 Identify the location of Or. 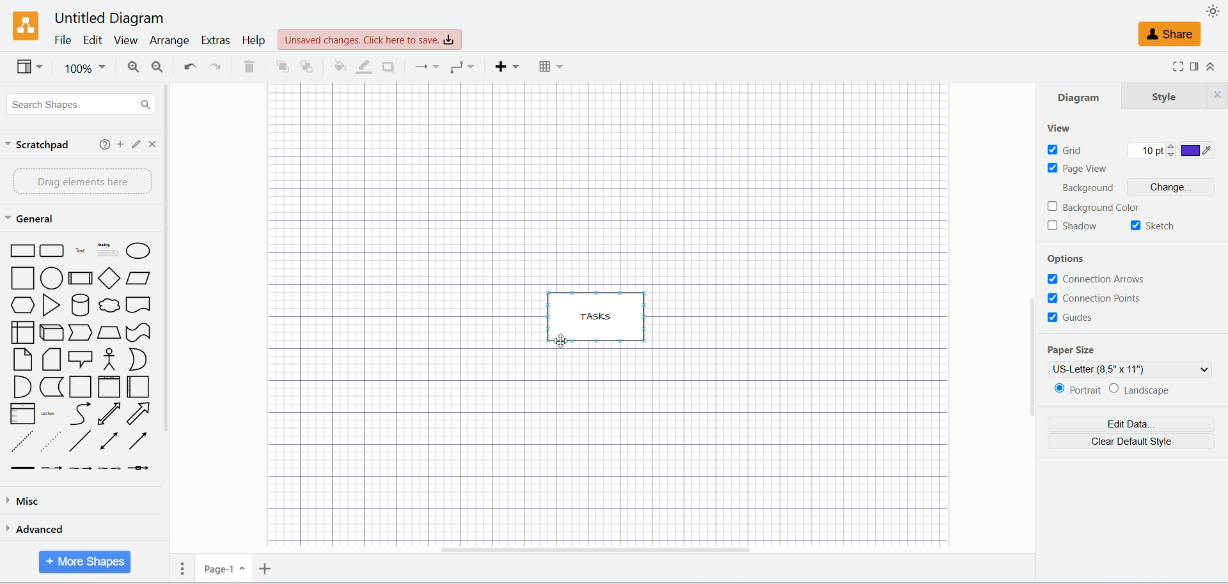
(136, 359).